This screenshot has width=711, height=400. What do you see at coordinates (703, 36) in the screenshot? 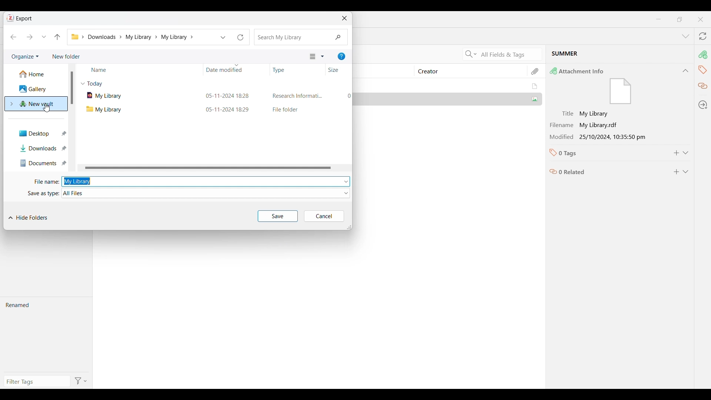
I see `Sync with zotero.org` at bounding box center [703, 36].